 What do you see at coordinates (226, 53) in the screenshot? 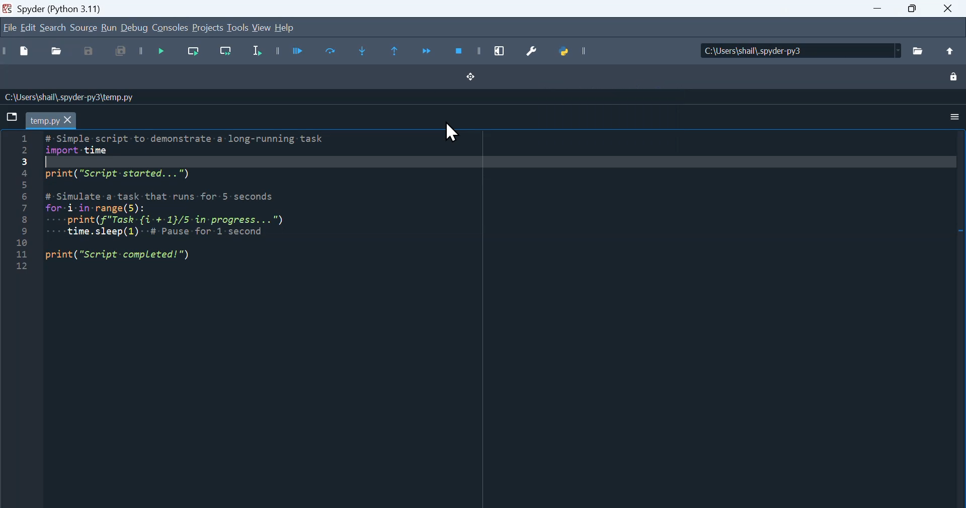
I see `Run current line and go to the next one` at bounding box center [226, 53].